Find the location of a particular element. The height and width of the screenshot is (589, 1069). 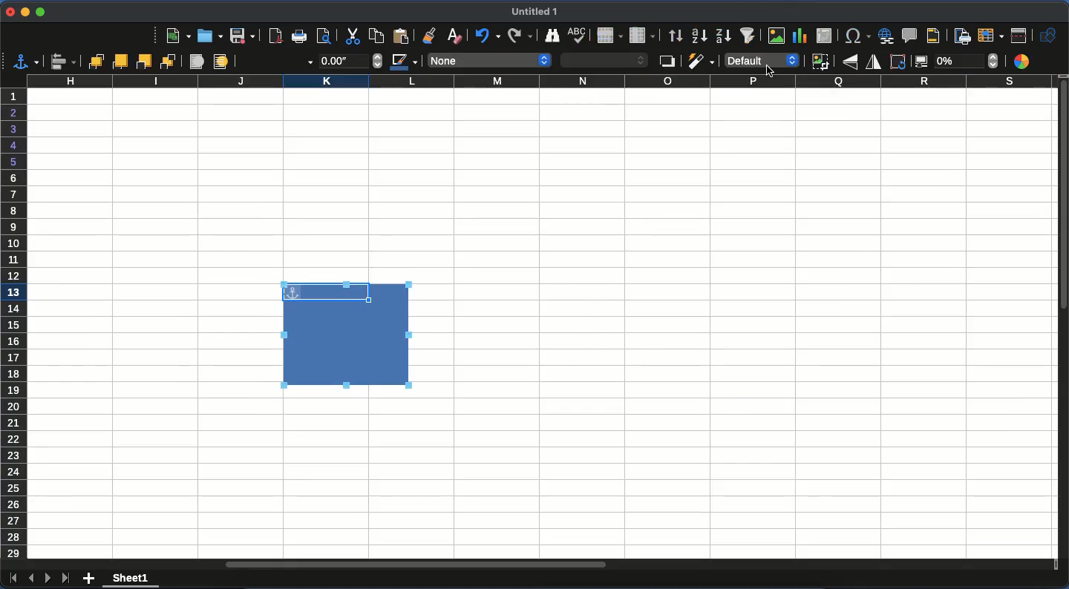

send to back is located at coordinates (169, 62).